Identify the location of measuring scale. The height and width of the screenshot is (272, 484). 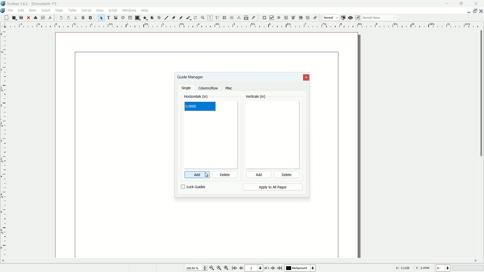
(240, 25).